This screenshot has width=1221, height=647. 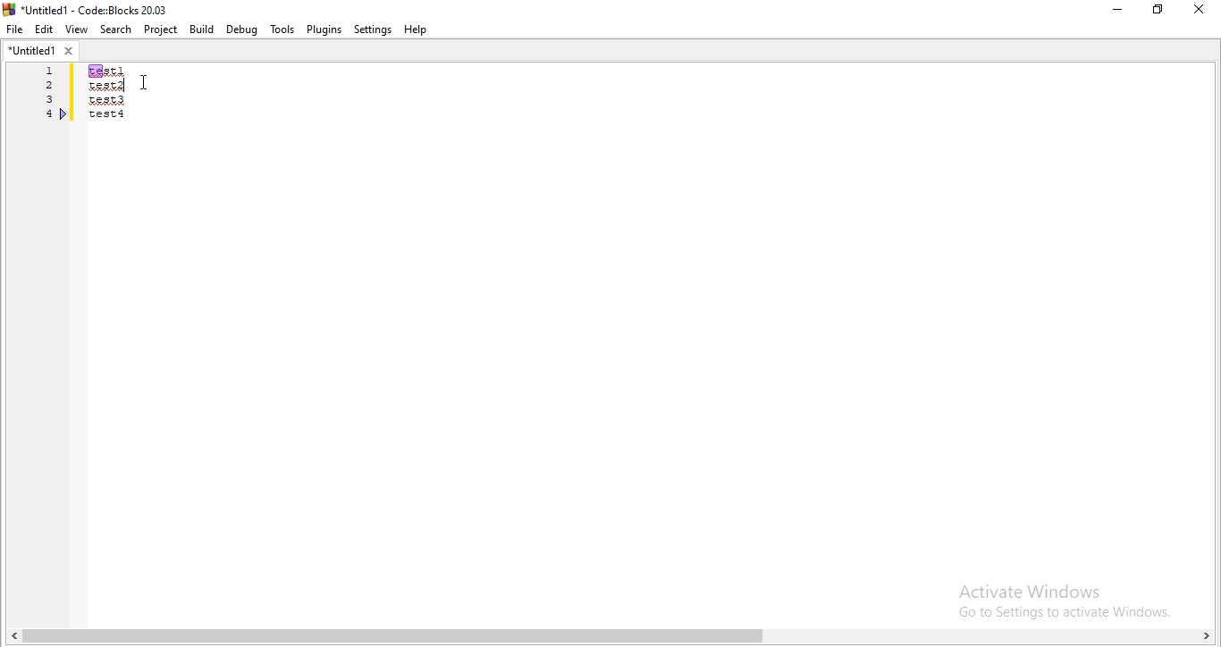 I want to click on Maximize, so click(x=1161, y=12).